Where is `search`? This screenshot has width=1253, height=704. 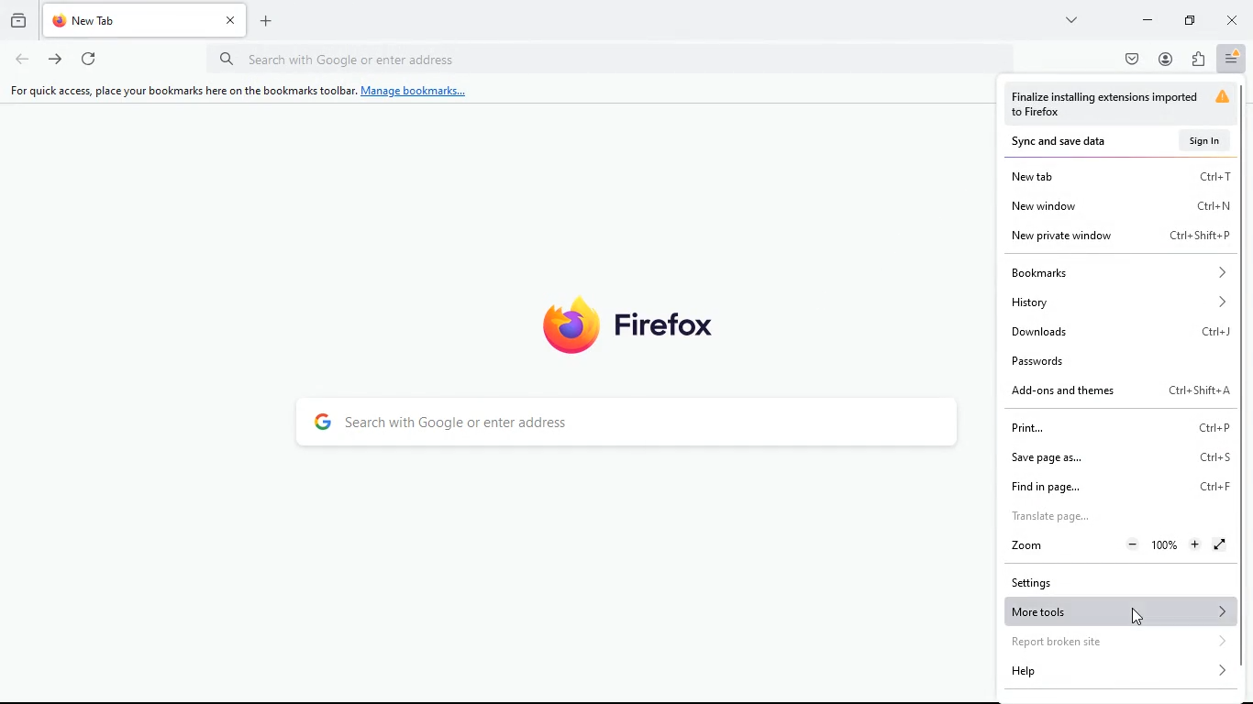 search is located at coordinates (629, 423).